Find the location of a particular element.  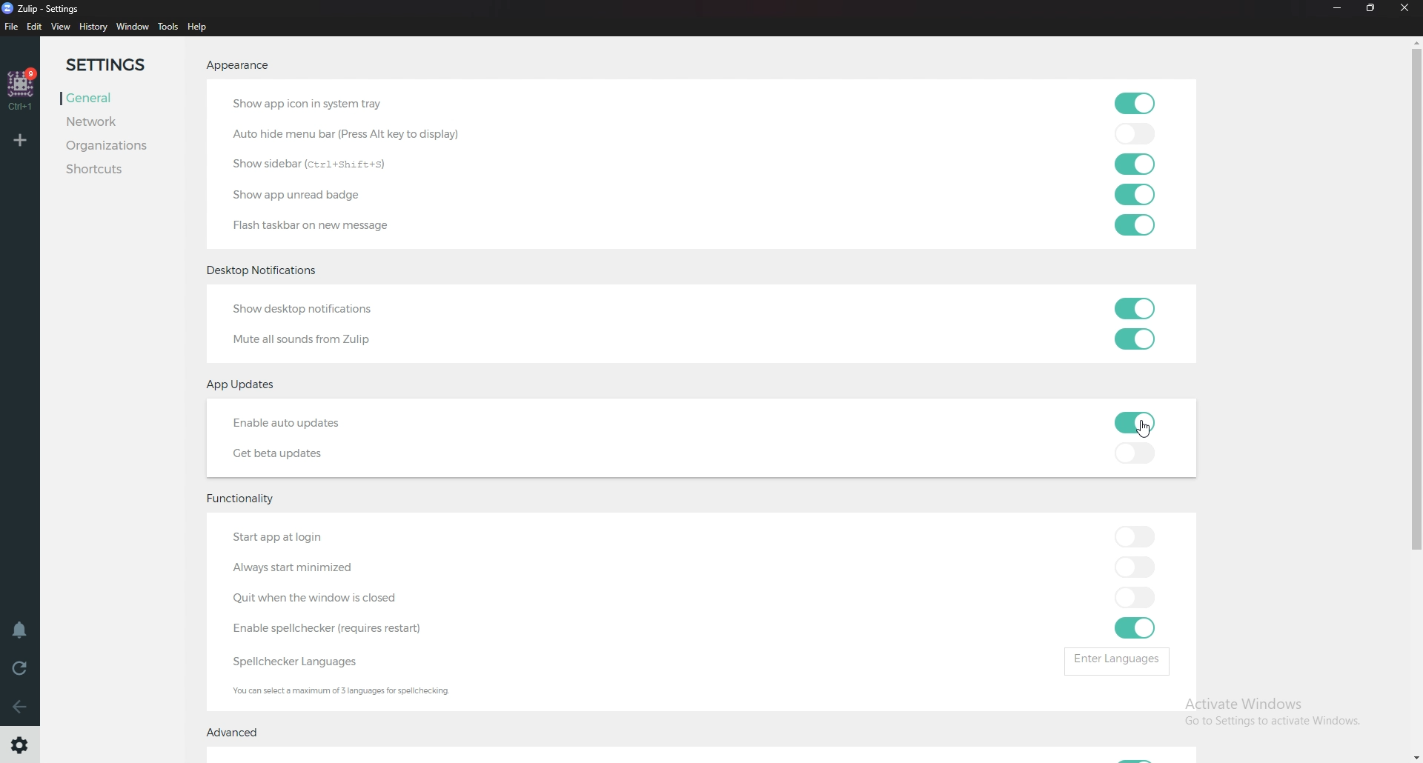

enable spell checker is located at coordinates (327, 628).